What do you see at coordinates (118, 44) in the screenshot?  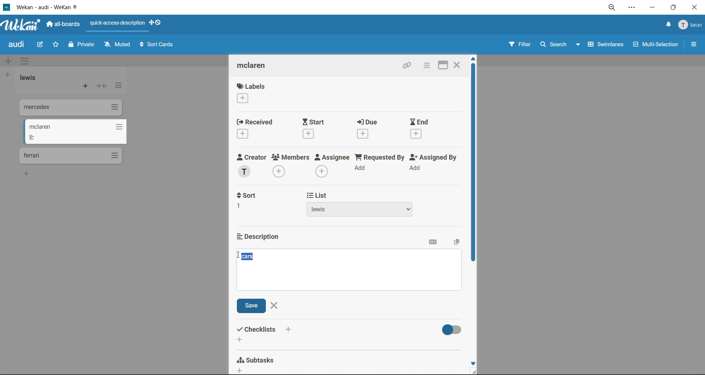 I see `muted` at bounding box center [118, 44].